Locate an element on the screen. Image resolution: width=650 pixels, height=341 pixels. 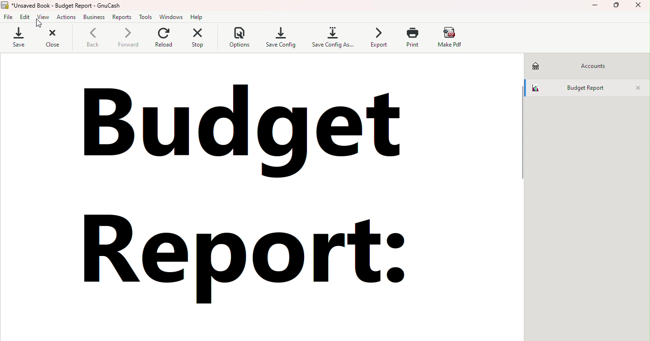
Options is located at coordinates (237, 38).